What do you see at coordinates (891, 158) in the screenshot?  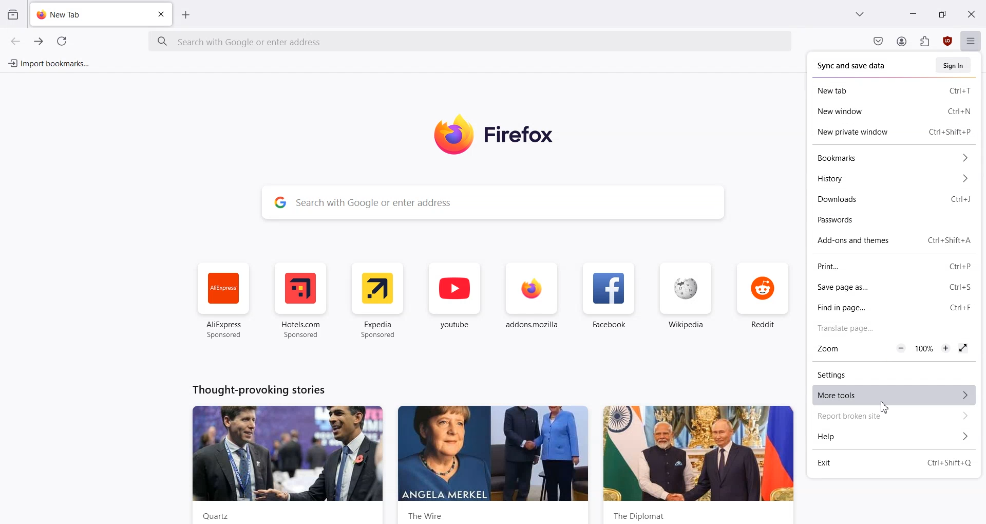 I see `Bookmarks` at bounding box center [891, 158].